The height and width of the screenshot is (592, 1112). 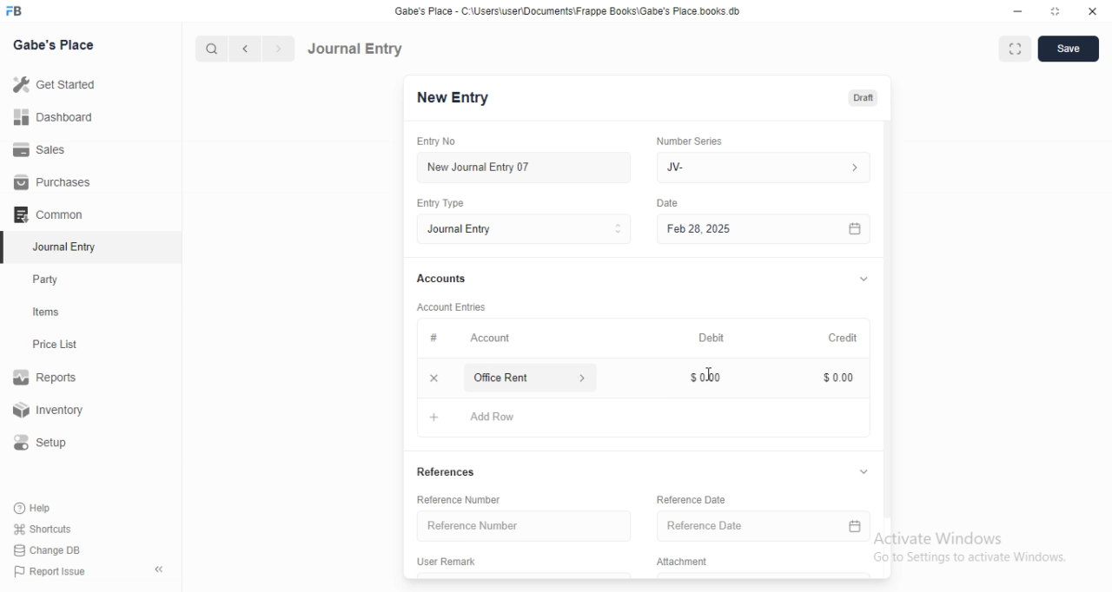 I want to click on Reference Date , so click(x=765, y=525).